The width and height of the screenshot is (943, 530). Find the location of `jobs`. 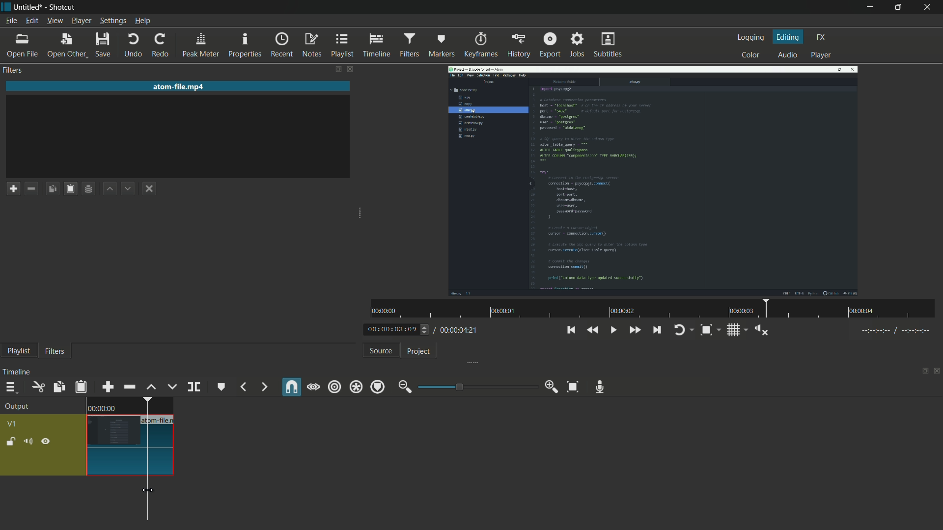

jobs is located at coordinates (578, 45).